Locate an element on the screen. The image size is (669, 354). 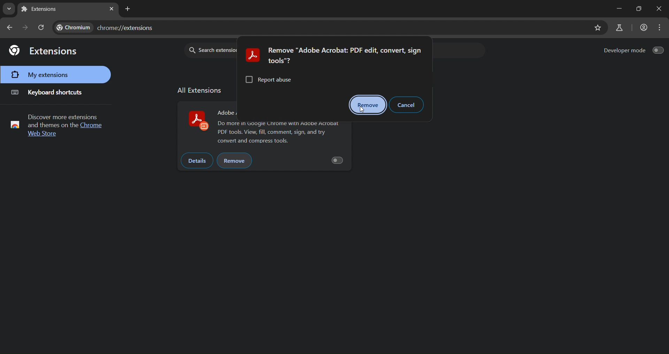
adobe odf is located at coordinates (280, 125).